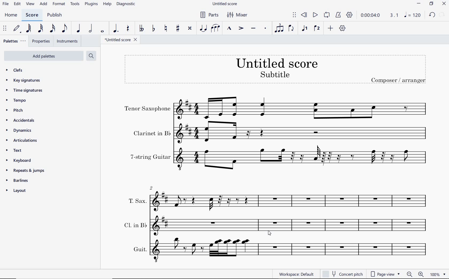 This screenshot has width=449, height=279. What do you see at coordinates (116, 29) in the screenshot?
I see `AUGMENTATION DOT` at bounding box center [116, 29].